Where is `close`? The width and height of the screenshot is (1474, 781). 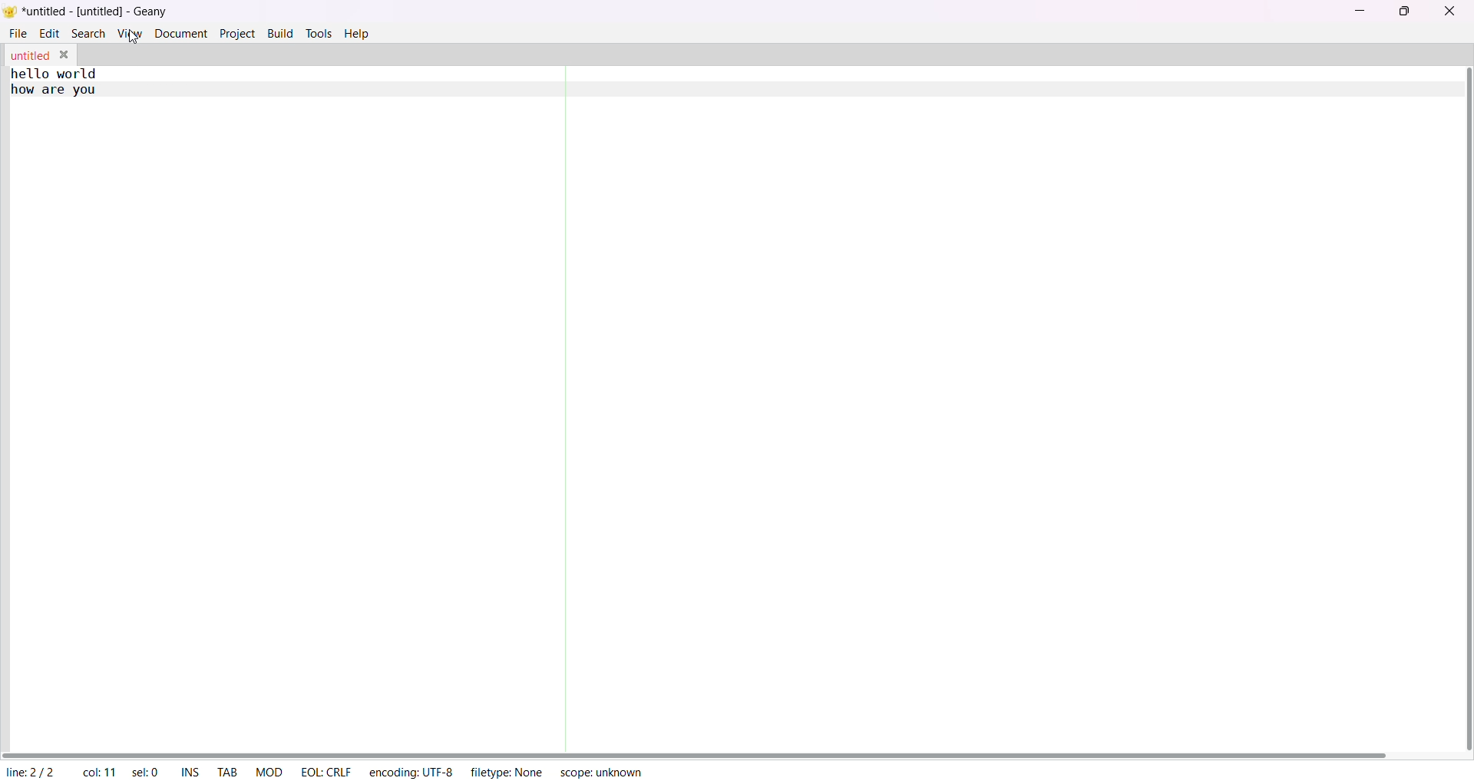 close is located at coordinates (1449, 12).